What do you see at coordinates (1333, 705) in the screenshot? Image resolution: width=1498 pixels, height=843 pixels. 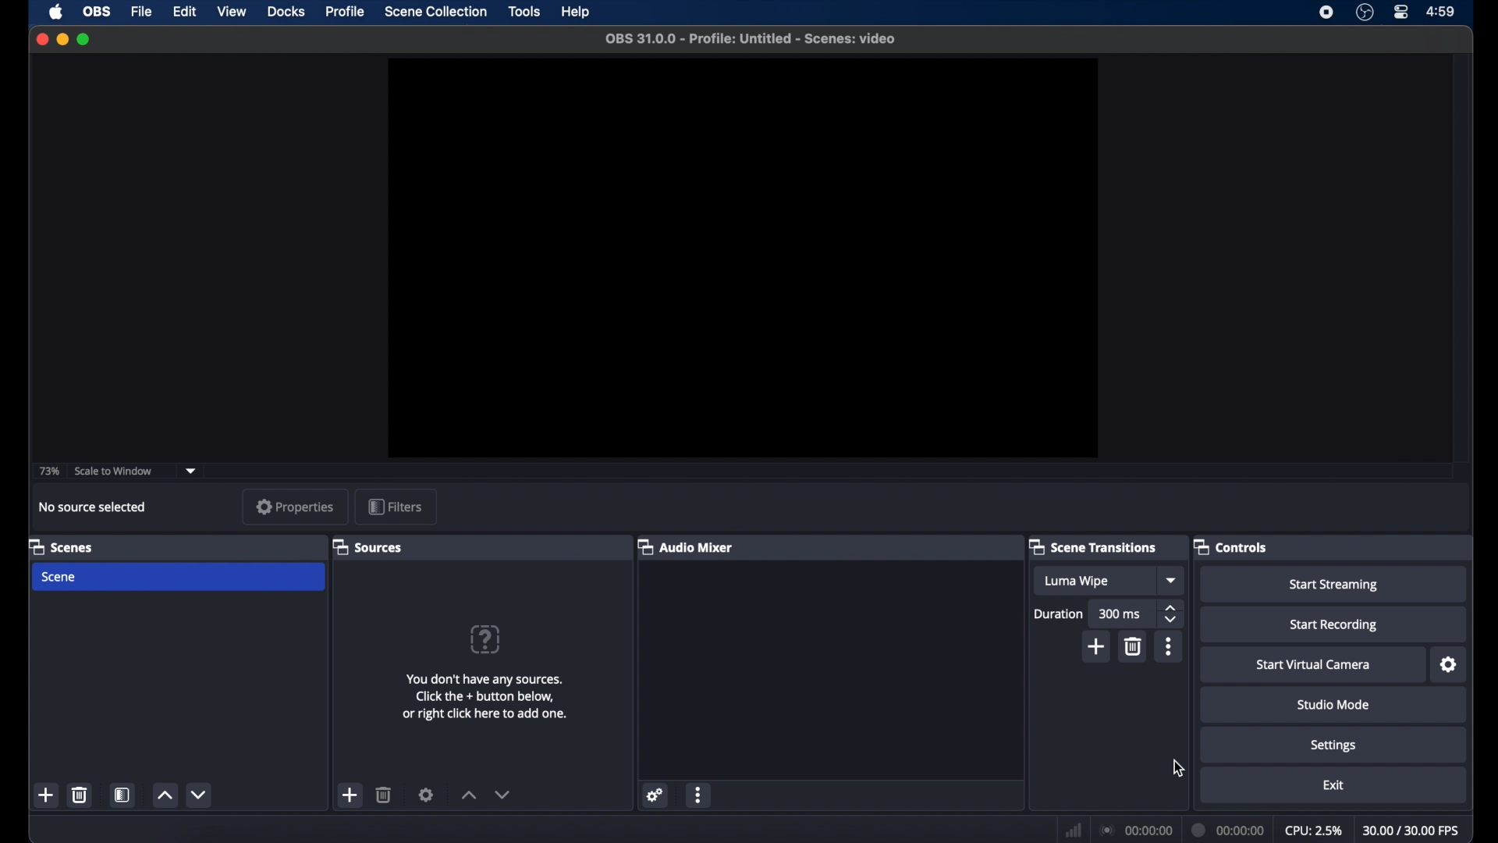 I see `studio mode` at bounding box center [1333, 705].